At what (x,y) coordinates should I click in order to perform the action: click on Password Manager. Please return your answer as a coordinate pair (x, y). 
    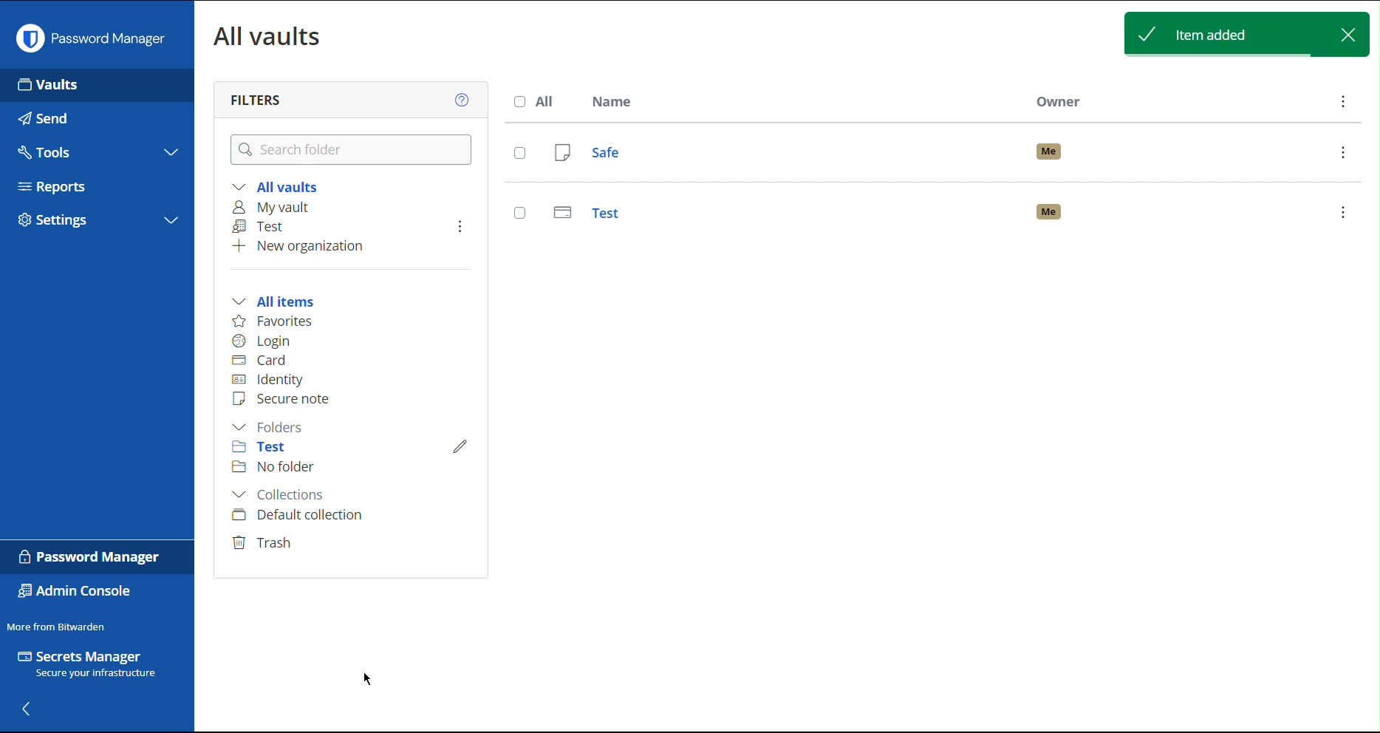
    Looking at the image, I should click on (91, 556).